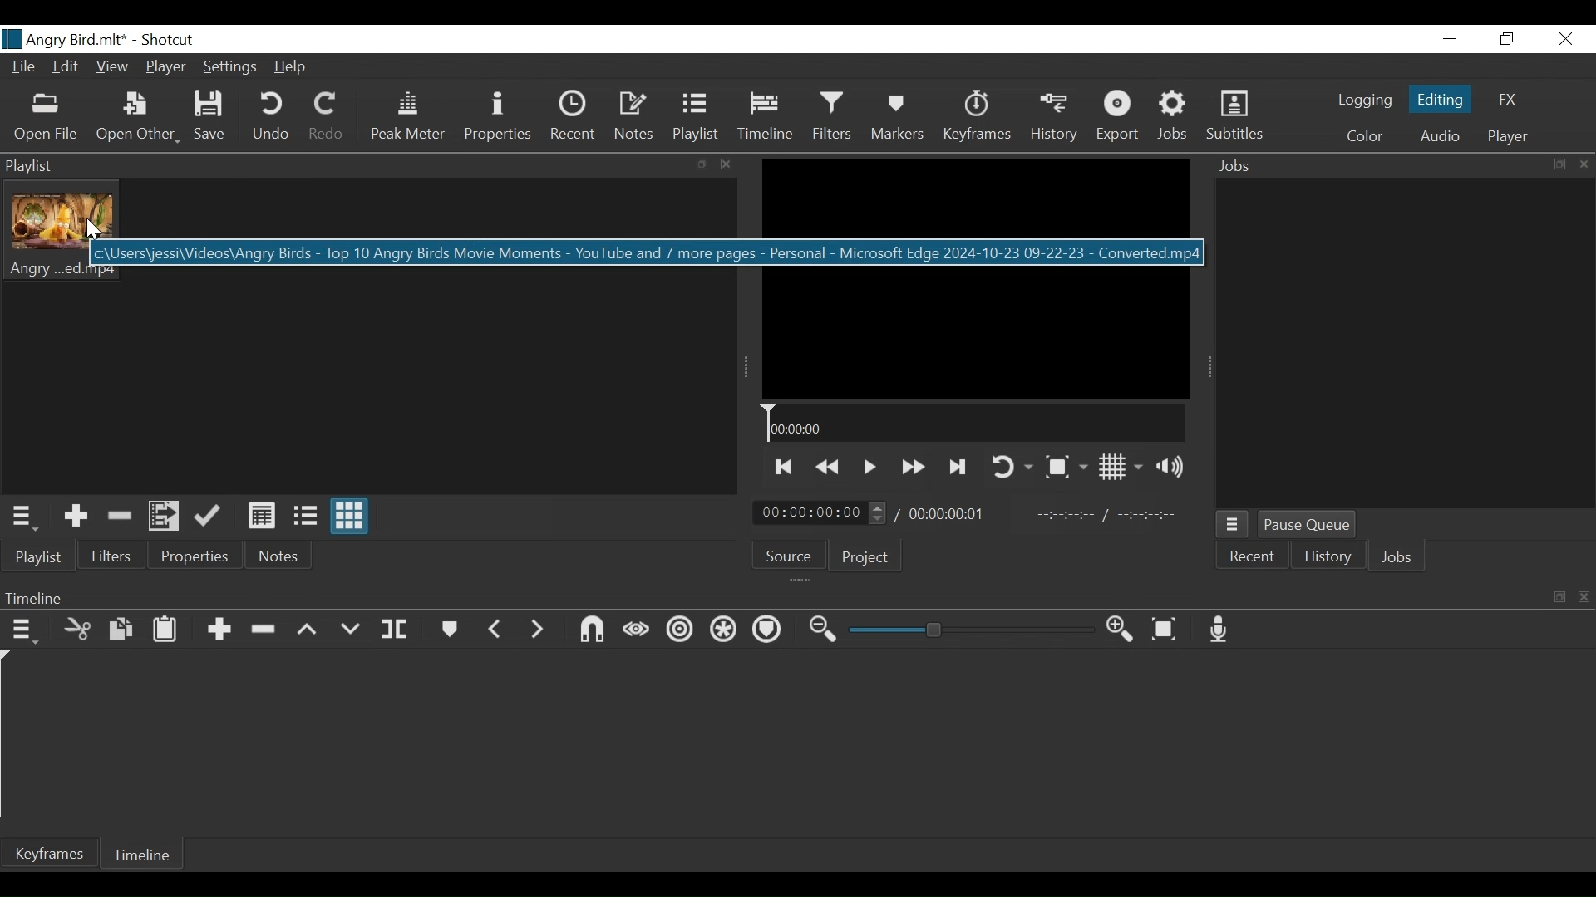 Image resolution: width=1596 pixels, height=897 pixels. I want to click on Add the Source to the playlist, so click(73, 517).